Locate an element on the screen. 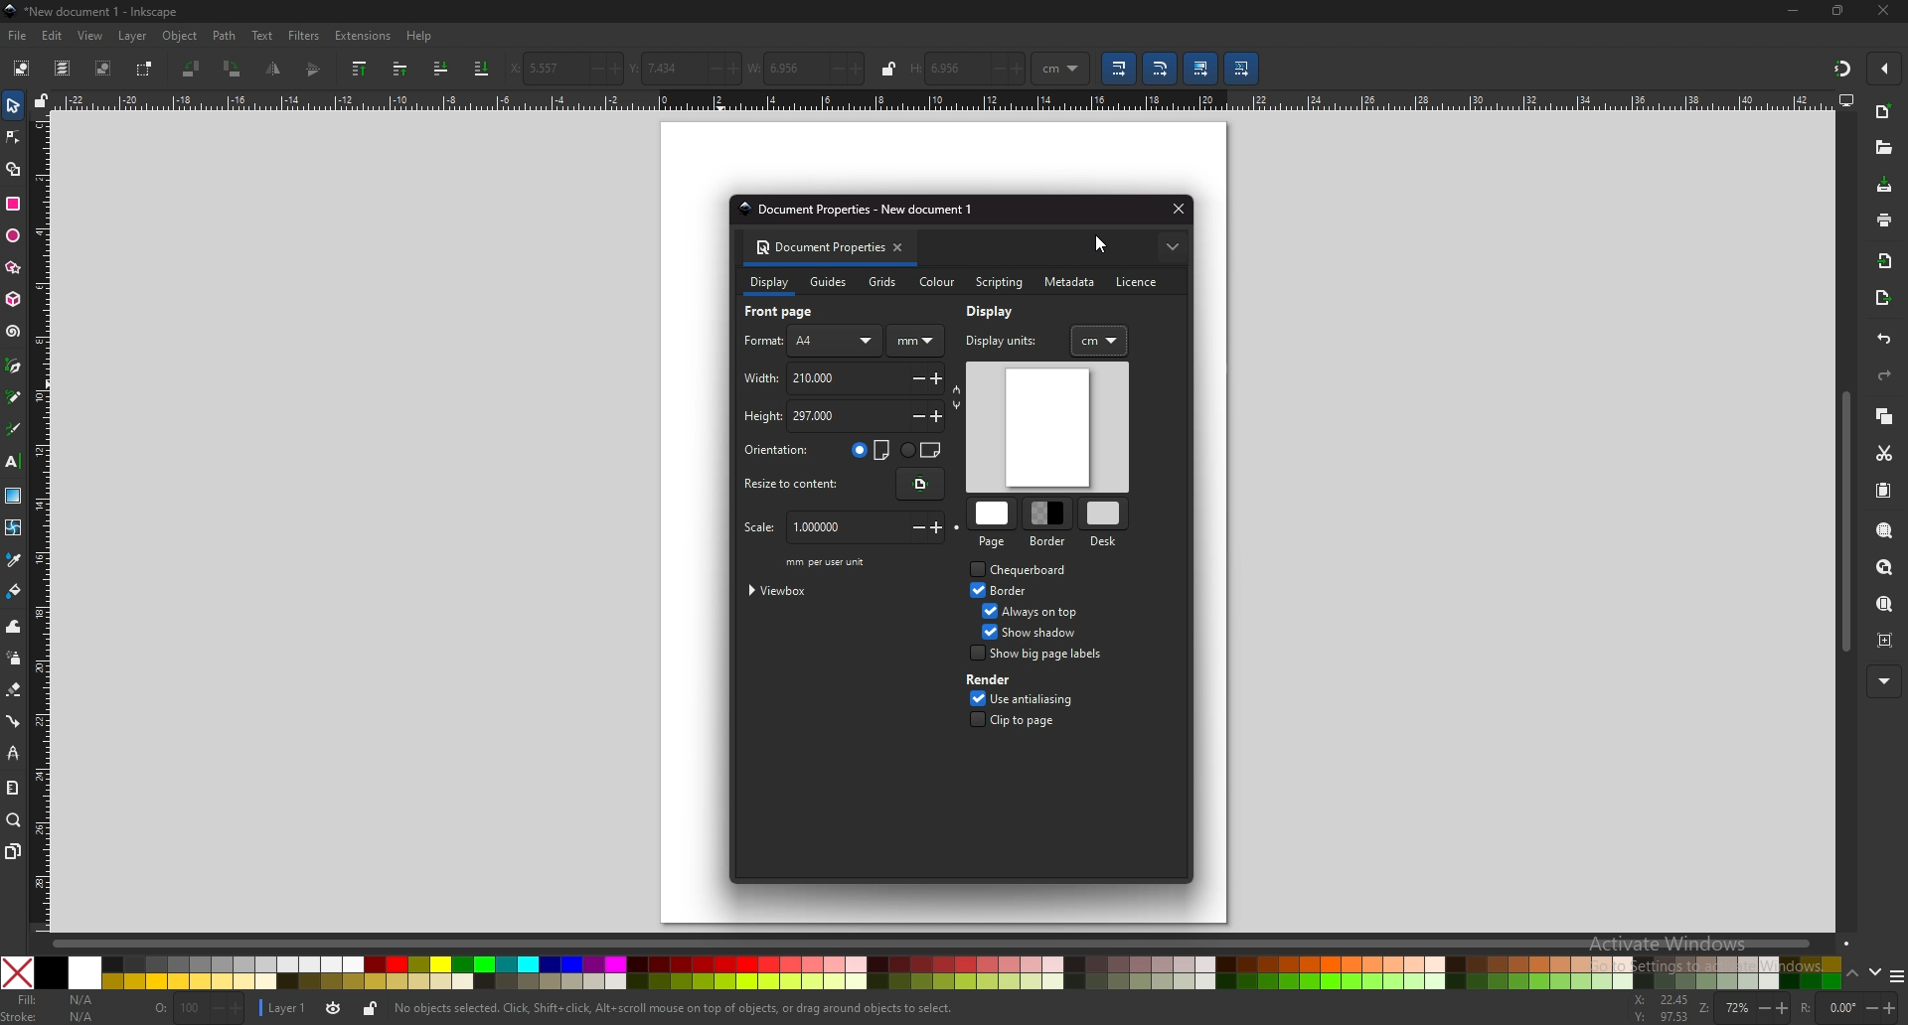  zoom drawing is located at coordinates (1885, 567).